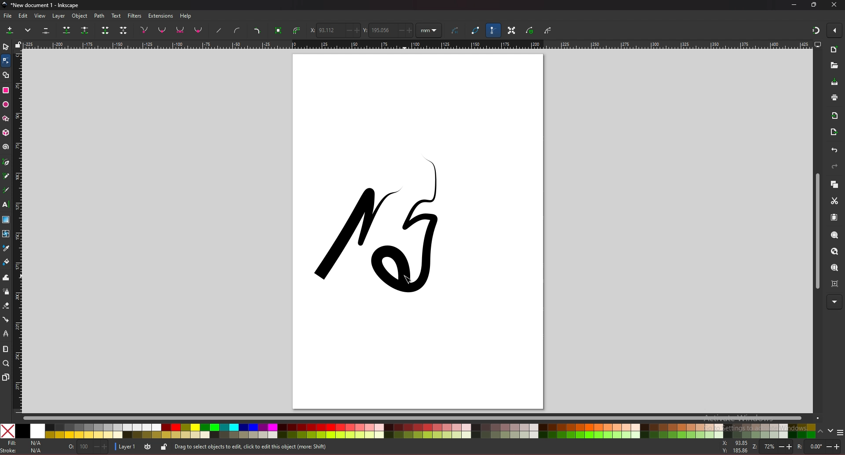  What do you see at coordinates (300, 446) in the screenshot?
I see `info` at bounding box center [300, 446].